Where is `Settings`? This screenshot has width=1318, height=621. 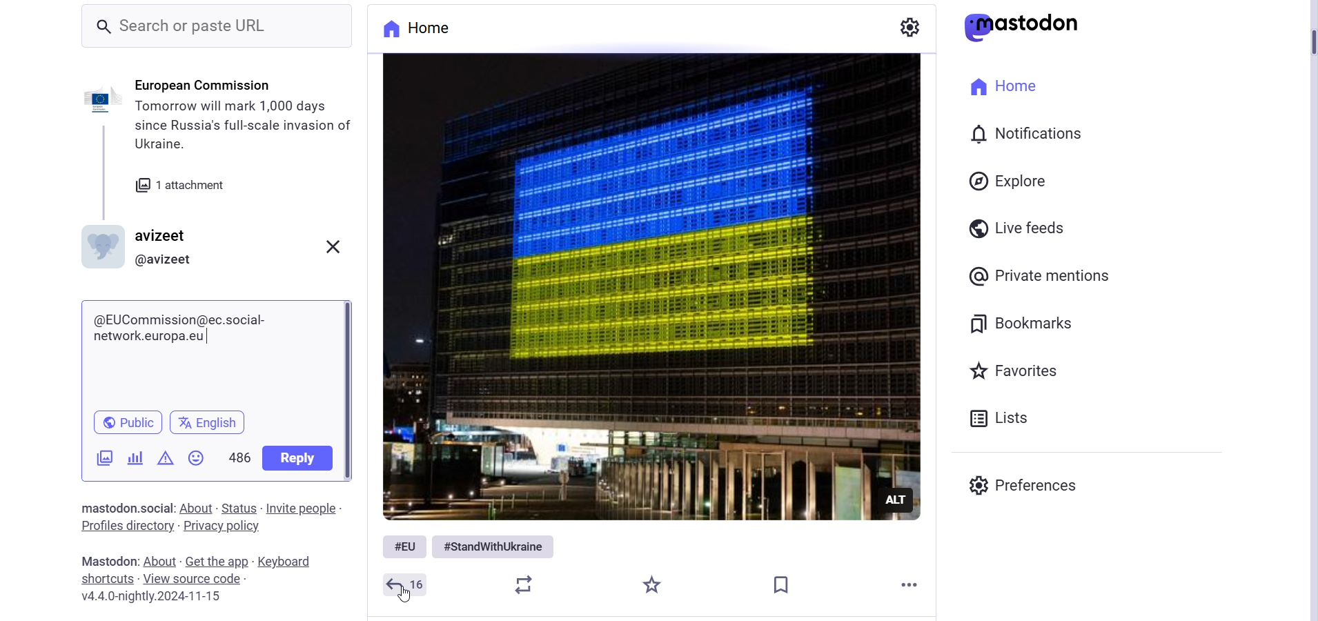 Settings is located at coordinates (912, 27).